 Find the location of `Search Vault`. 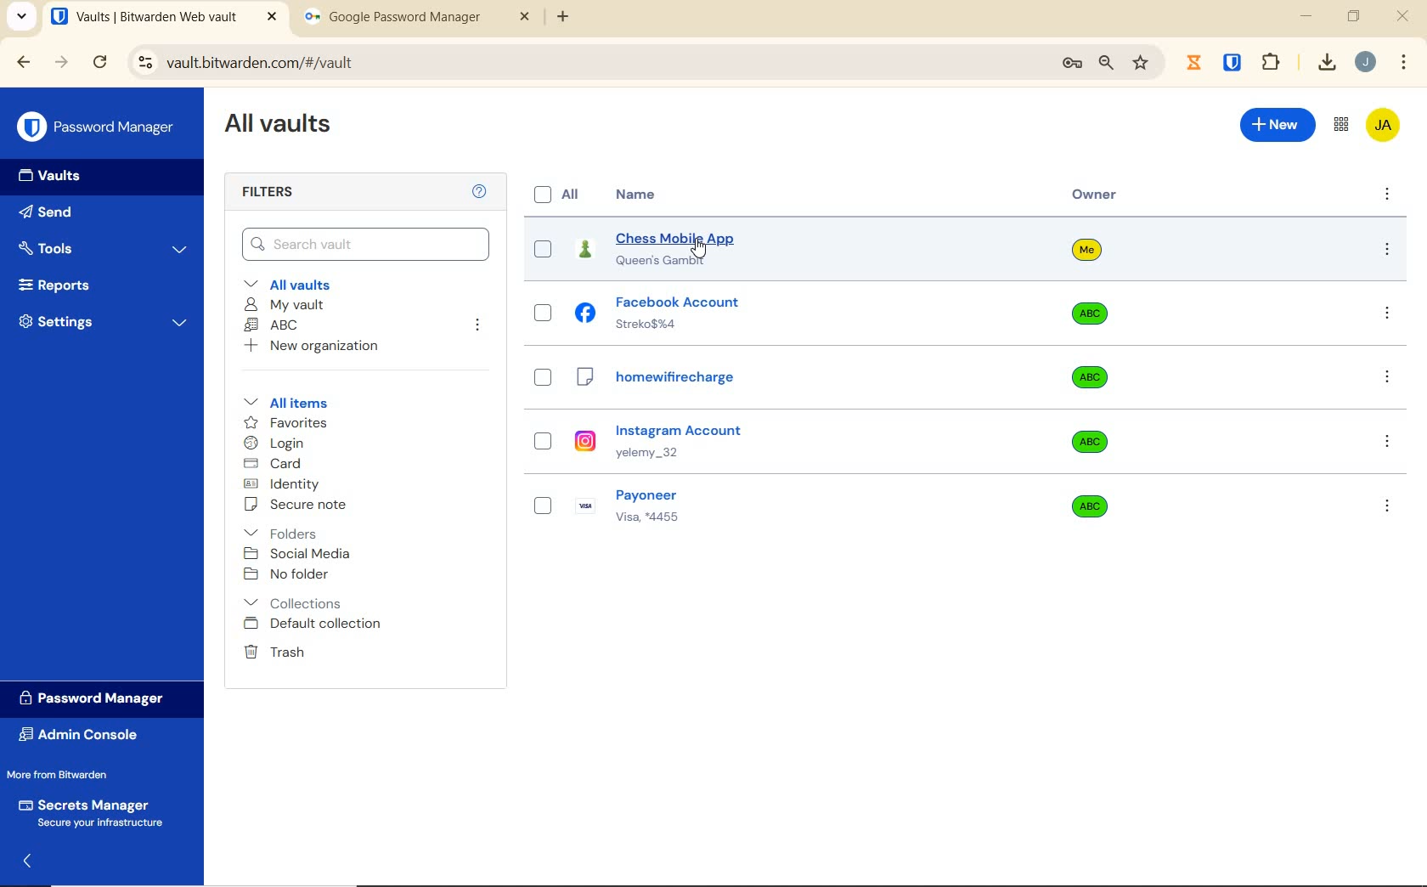

Search Vault is located at coordinates (367, 244).